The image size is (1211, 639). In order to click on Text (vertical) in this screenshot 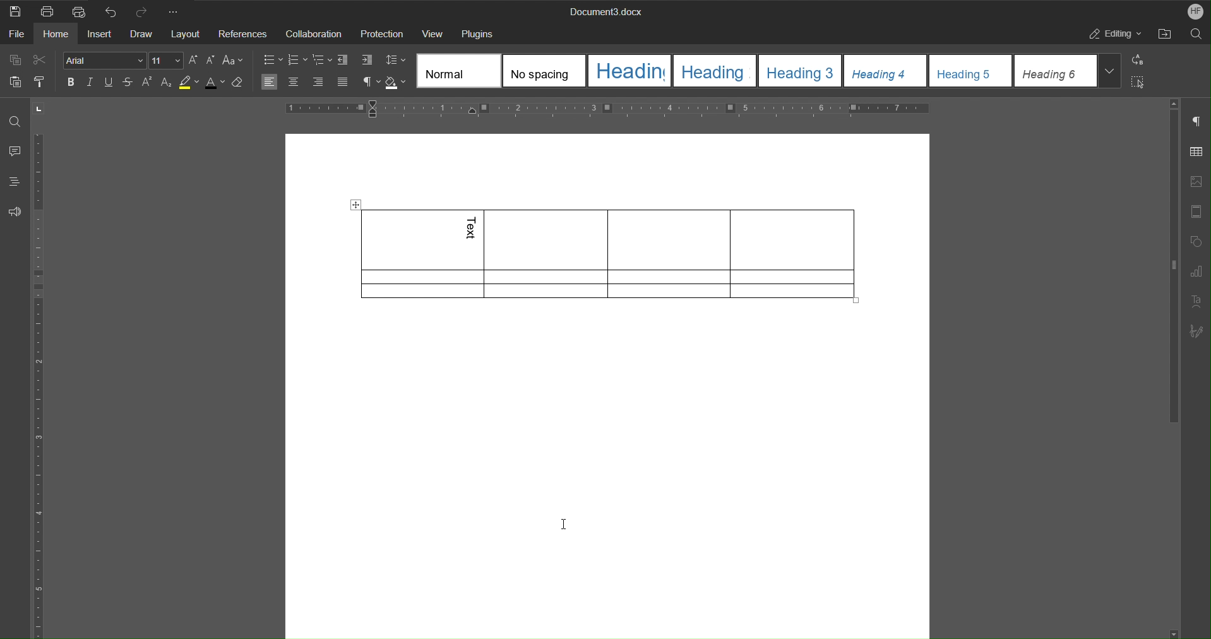, I will do `click(473, 229)`.